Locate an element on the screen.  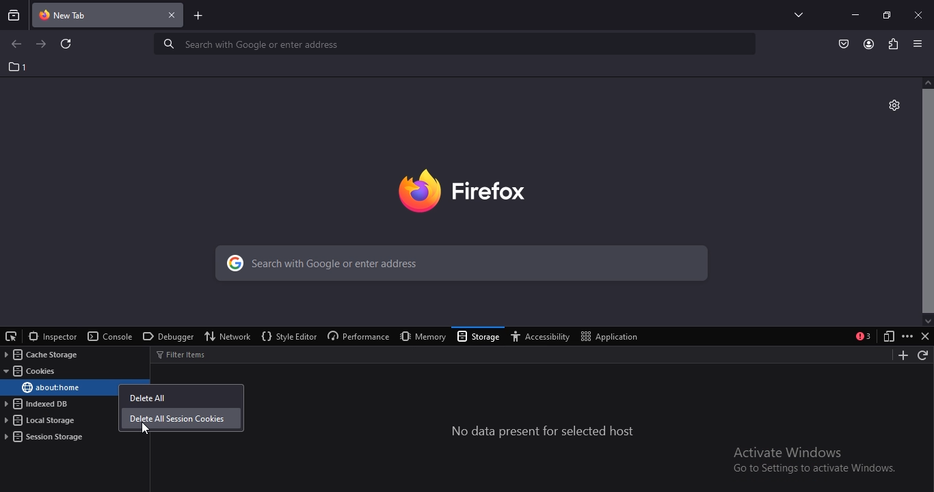
extensions is located at coordinates (892, 43).